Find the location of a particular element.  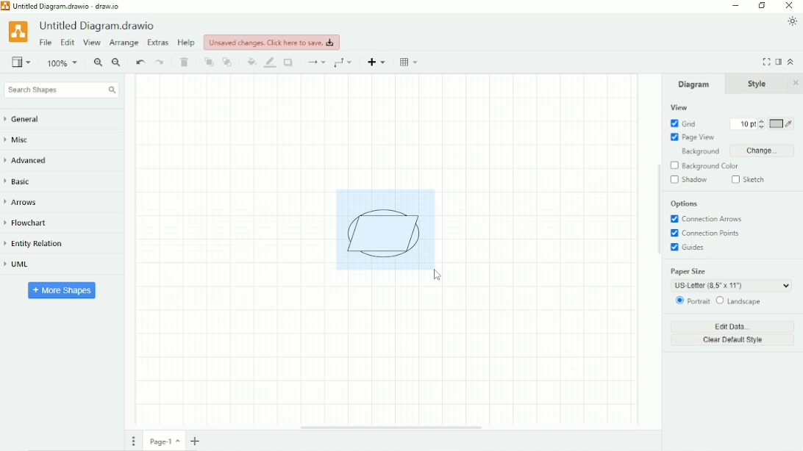

Delete is located at coordinates (186, 62).